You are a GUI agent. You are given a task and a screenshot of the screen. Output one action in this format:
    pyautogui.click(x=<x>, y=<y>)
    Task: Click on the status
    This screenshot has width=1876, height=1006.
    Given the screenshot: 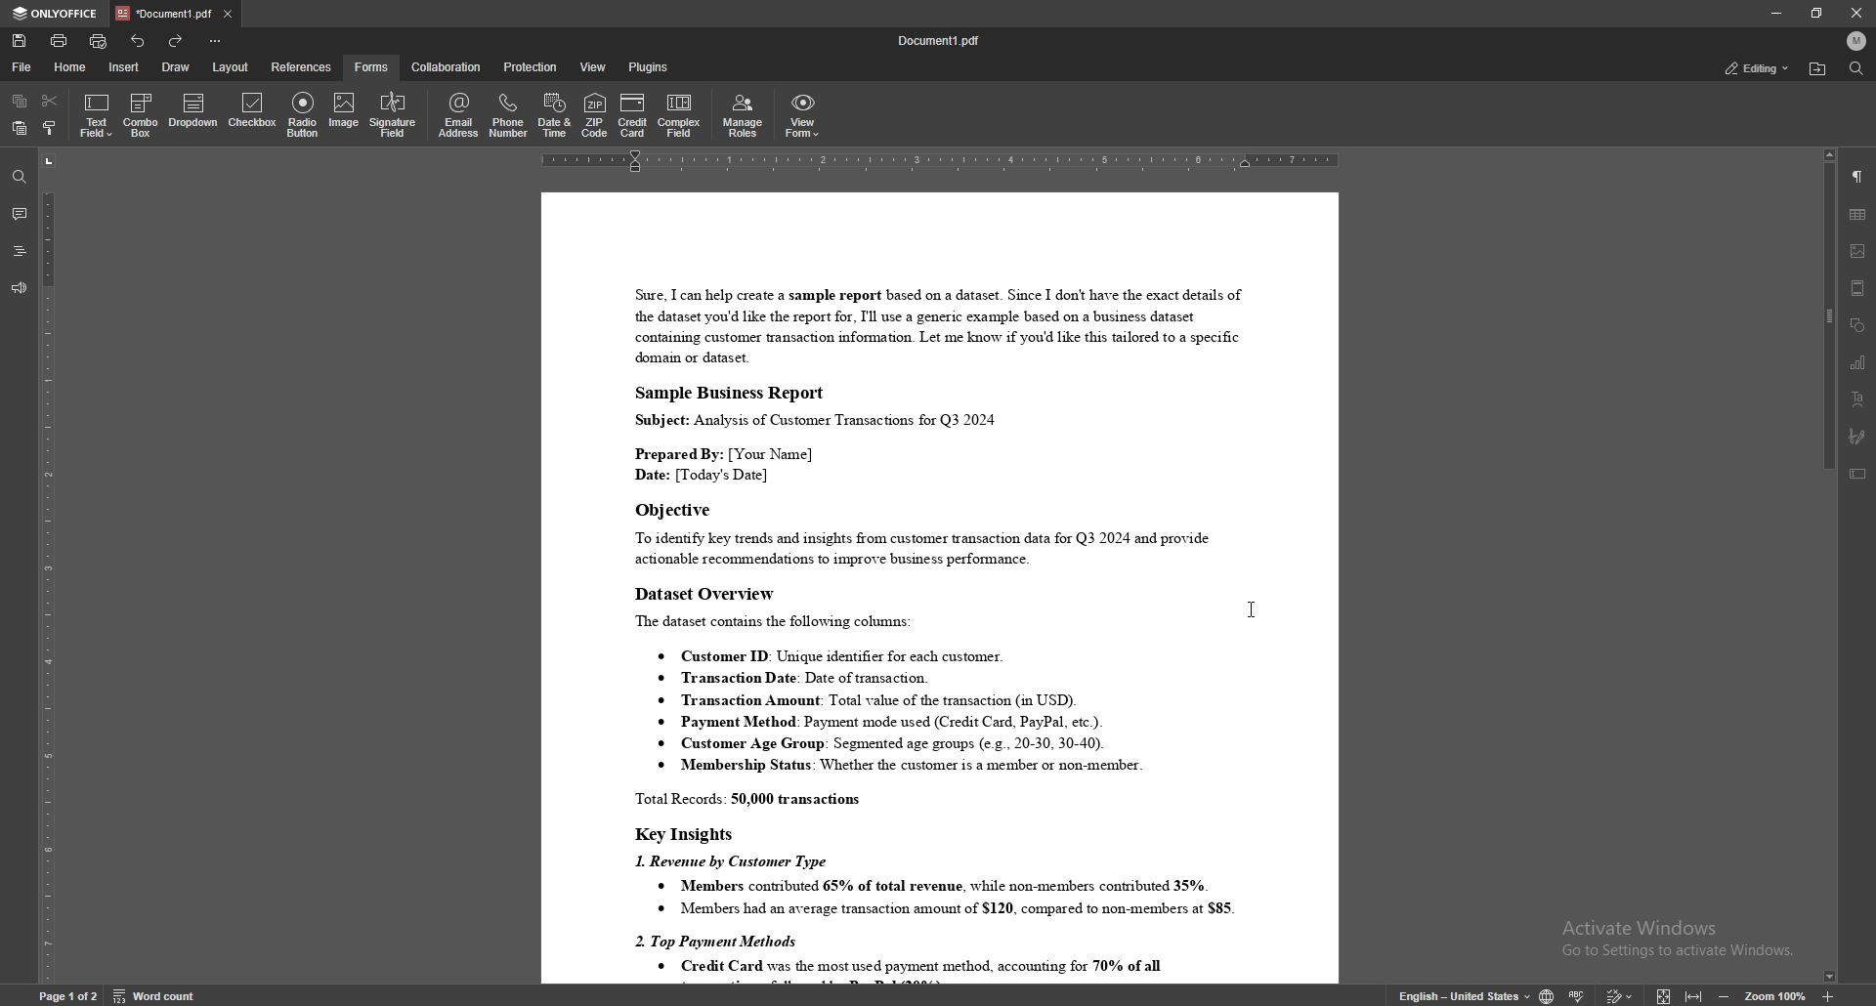 What is the action you would take?
    pyautogui.click(x=1756, y=67)
    